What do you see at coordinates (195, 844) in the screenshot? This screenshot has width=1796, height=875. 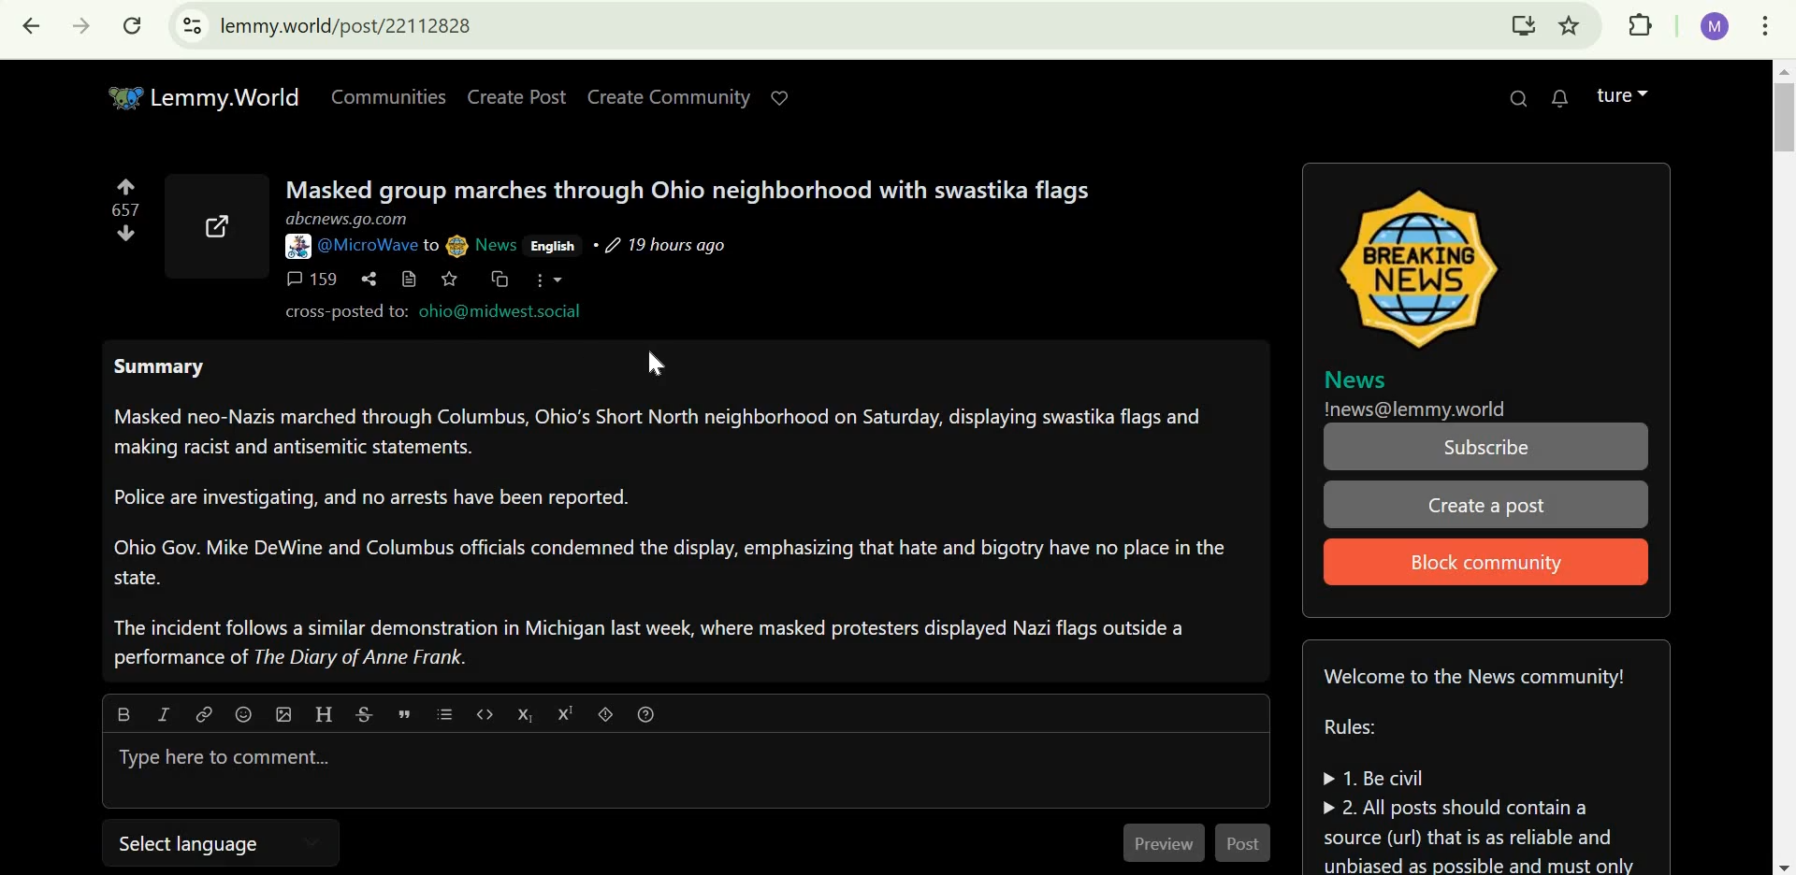 I see `select language` at bounding box center [195, 844].